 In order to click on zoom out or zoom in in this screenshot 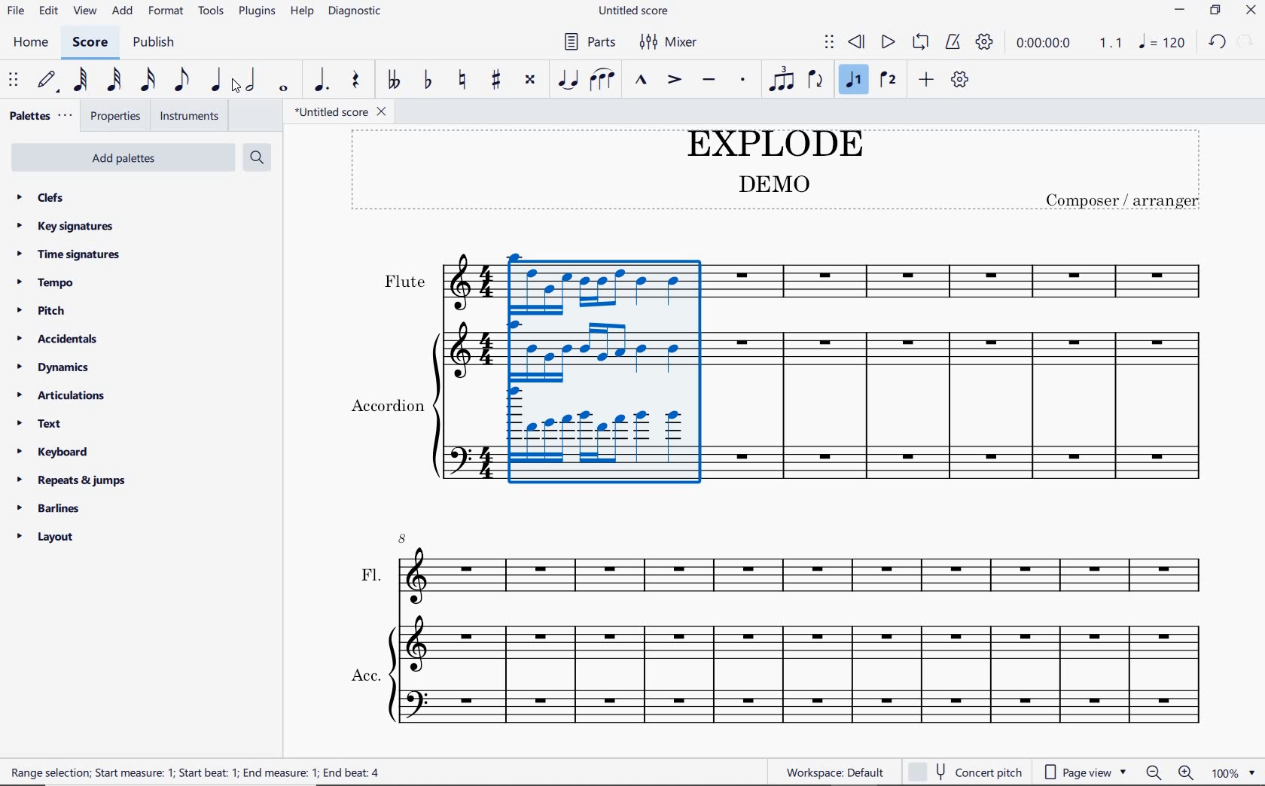, I will do `click(1170, 771)`.